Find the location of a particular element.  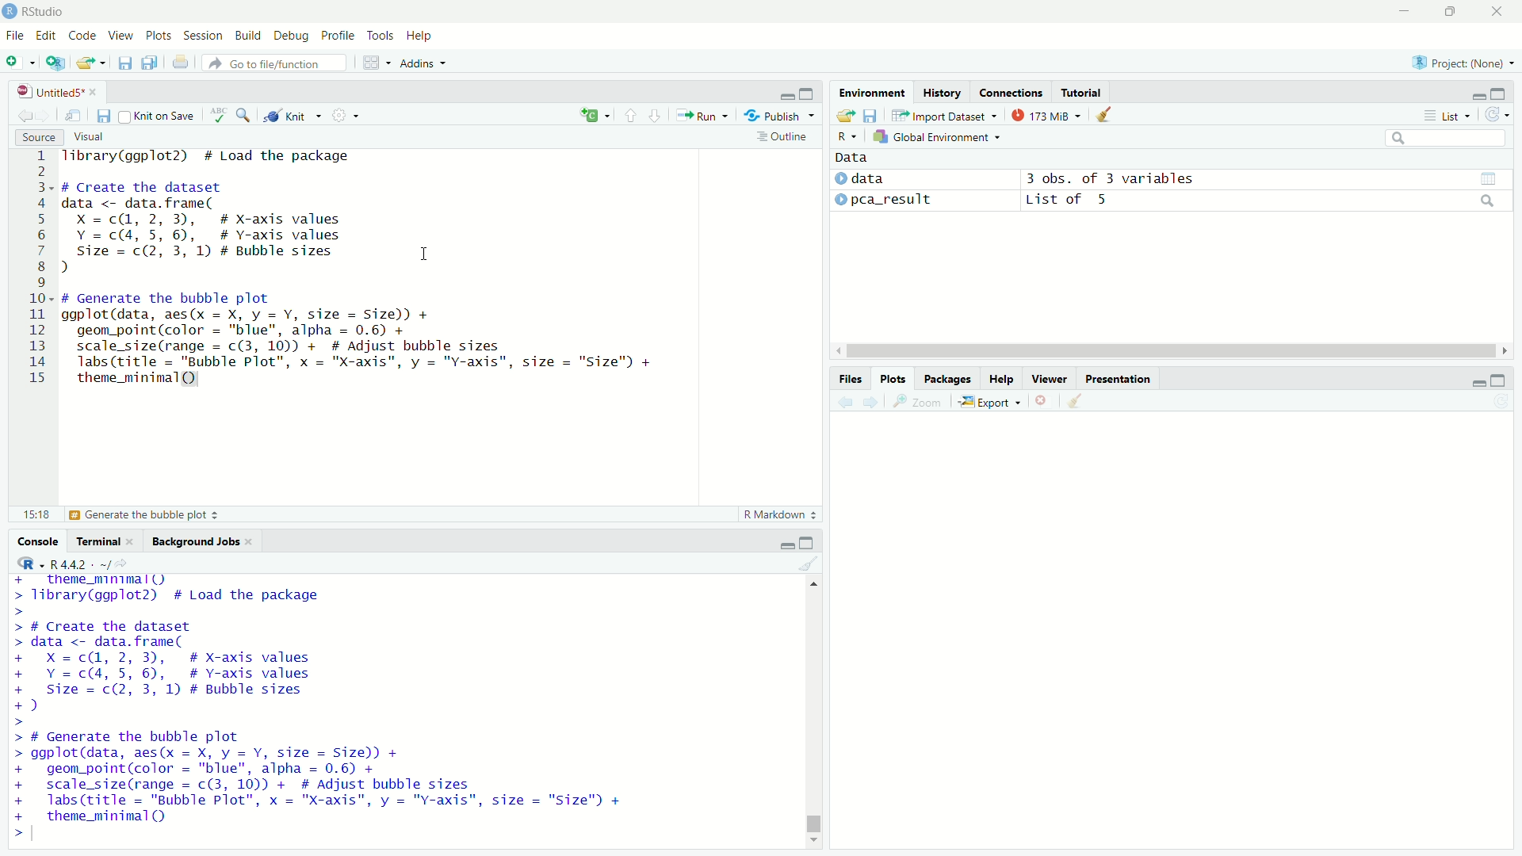

save workspace as is located at coordinates (871, 115).